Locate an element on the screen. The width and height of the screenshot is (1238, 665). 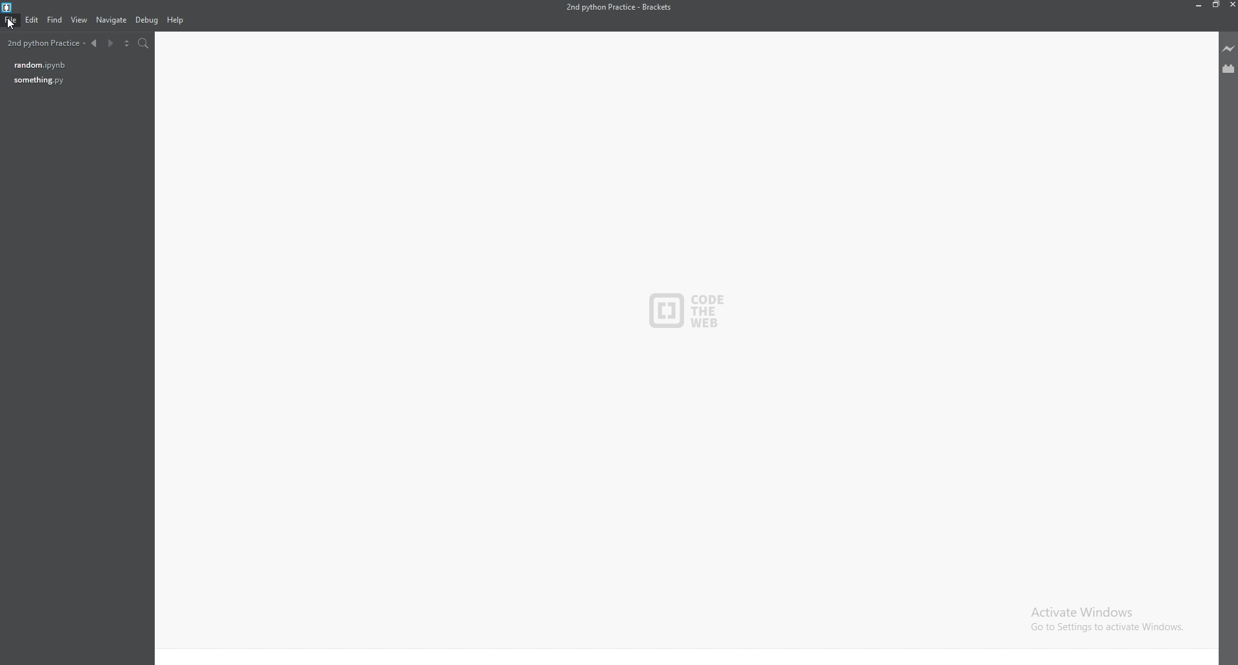
search is located at coordinates (143, 43).